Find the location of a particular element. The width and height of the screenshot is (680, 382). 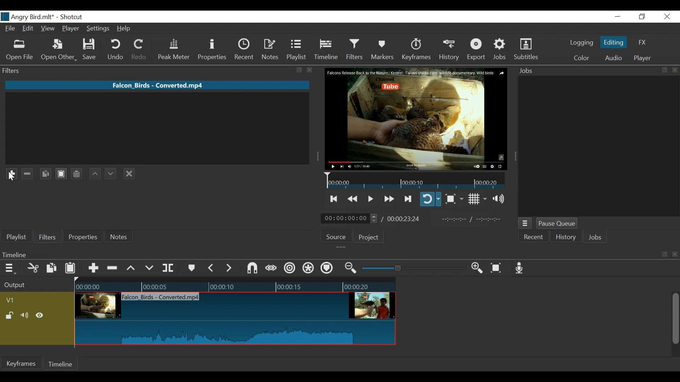

Jobs is located at coordinates (500, 50).